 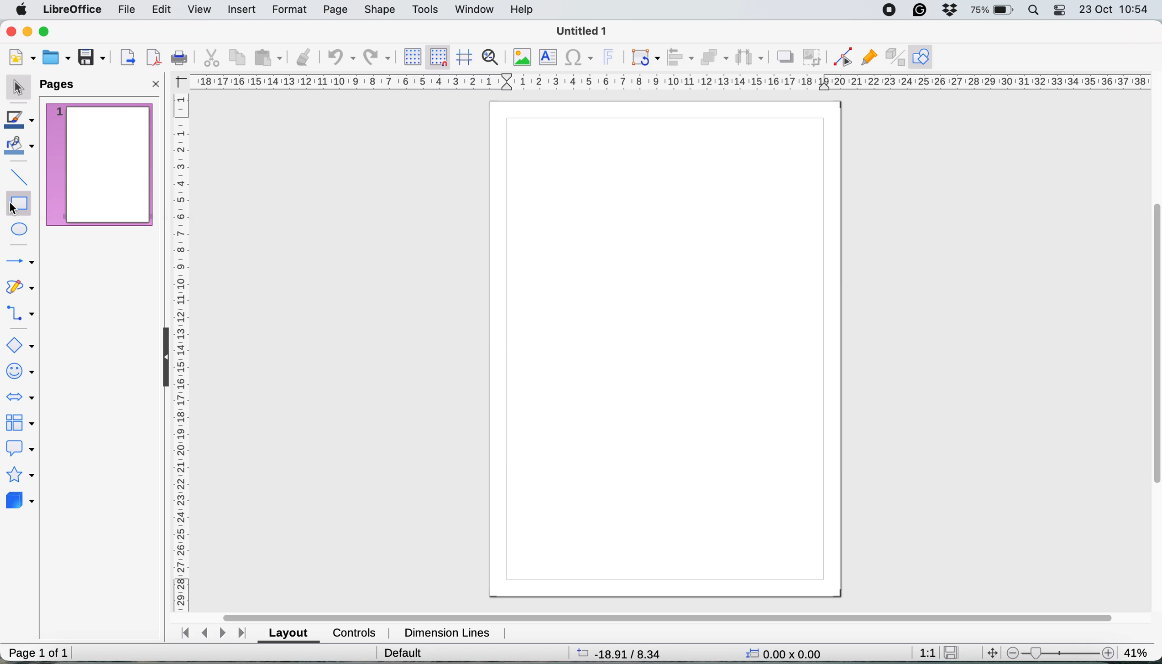 What do you see at coordinates (19, 369) in the screenshot?
I see `symbol shapes` at bounding box center [19, 369].